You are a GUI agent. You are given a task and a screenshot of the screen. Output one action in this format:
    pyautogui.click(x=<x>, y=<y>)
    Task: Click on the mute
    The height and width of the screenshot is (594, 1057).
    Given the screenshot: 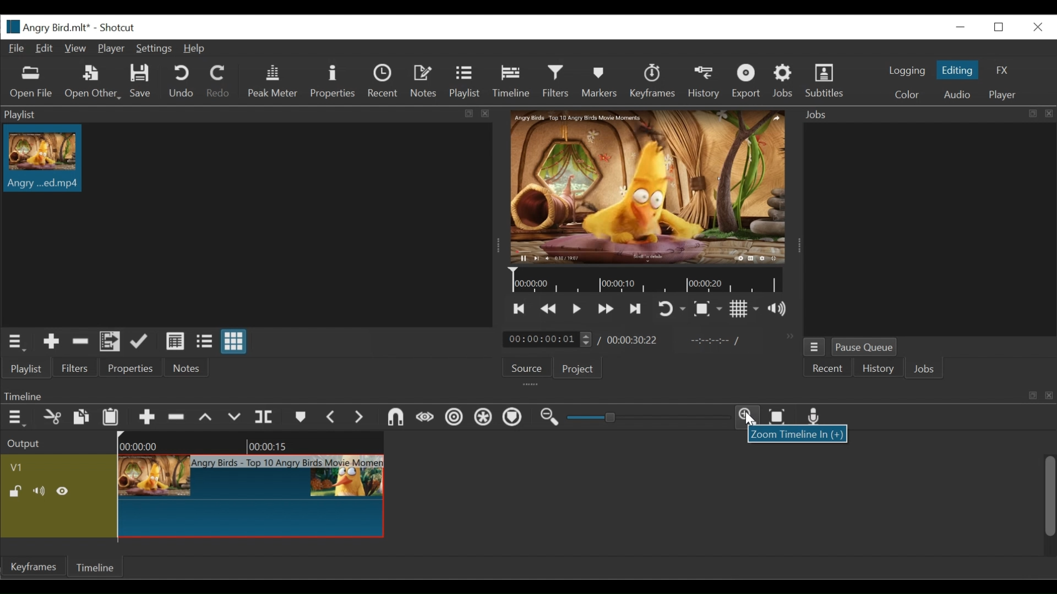 What is the action you would take?
    pyautogui.click(x=41, y=492)
    